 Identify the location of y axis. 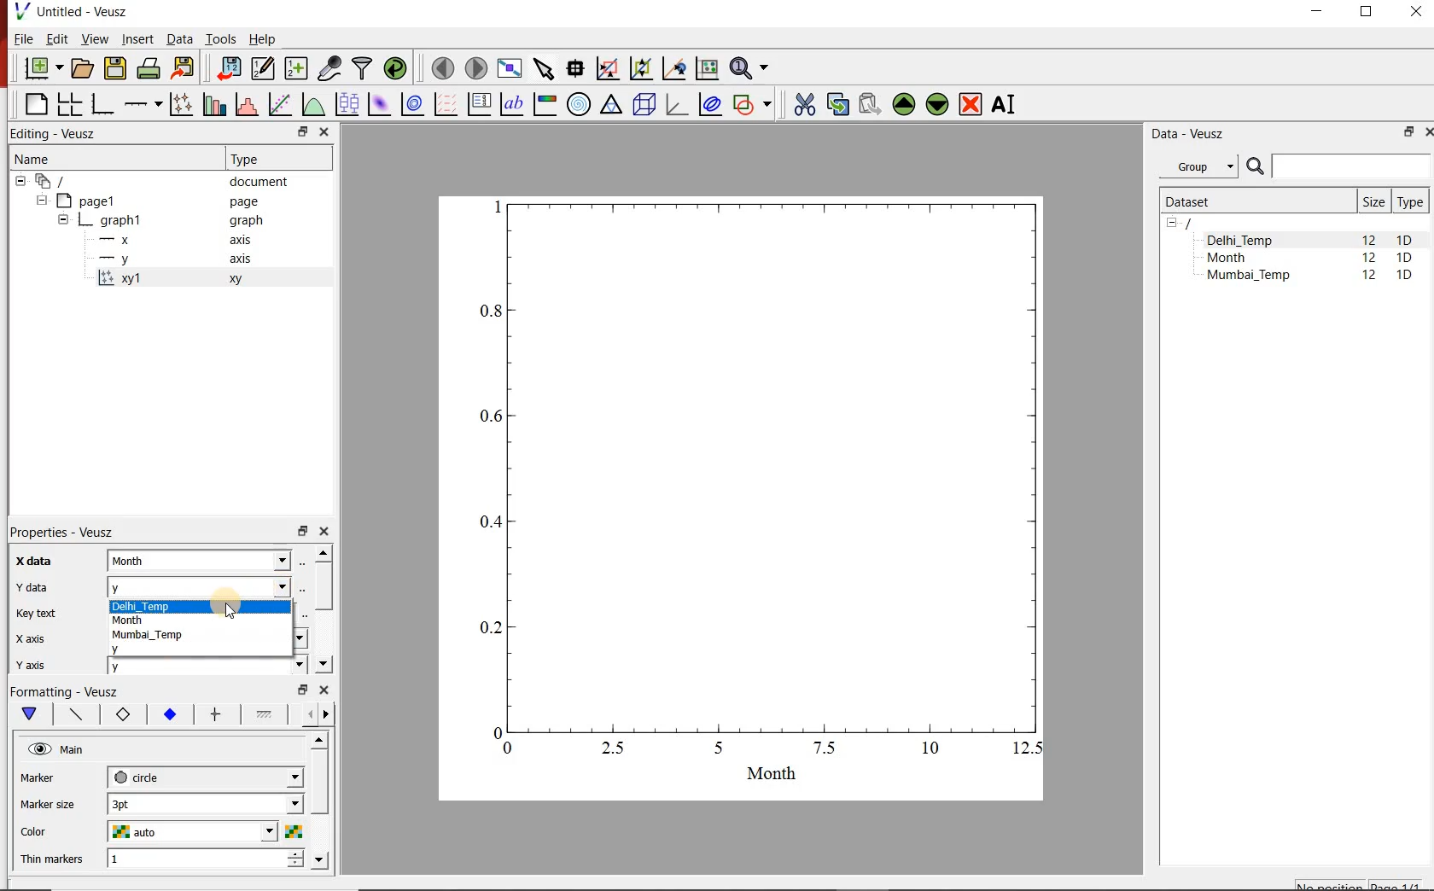
(29, 665).